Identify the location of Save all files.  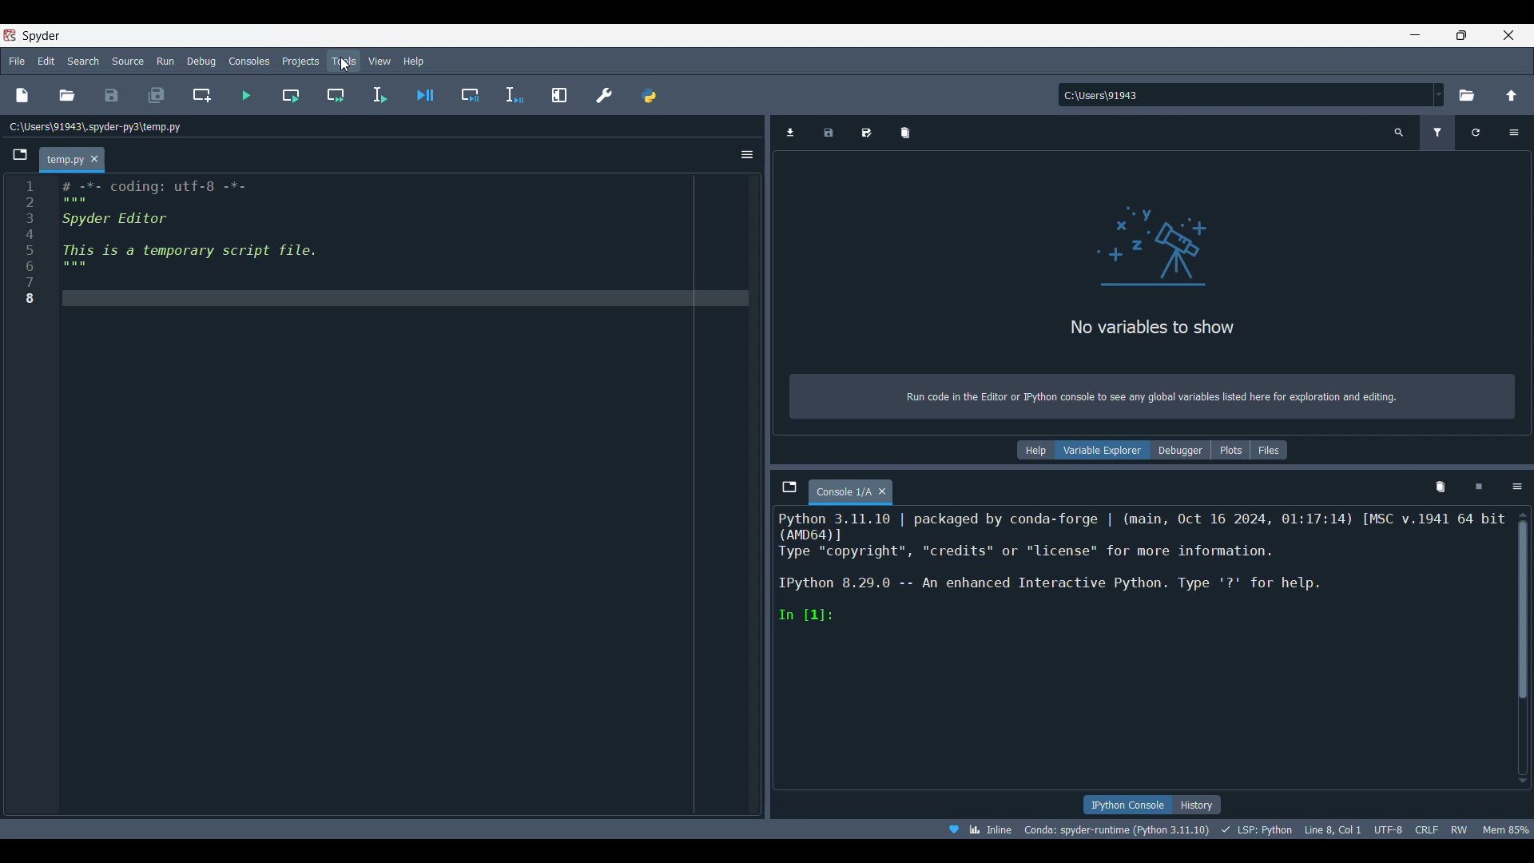
(157, 94).